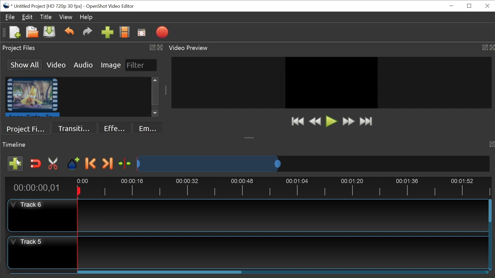 This screenshot has width=495, height=278. Describe the element at coordinates (27, 16) in the screenshot. I see `Edit` at that location.